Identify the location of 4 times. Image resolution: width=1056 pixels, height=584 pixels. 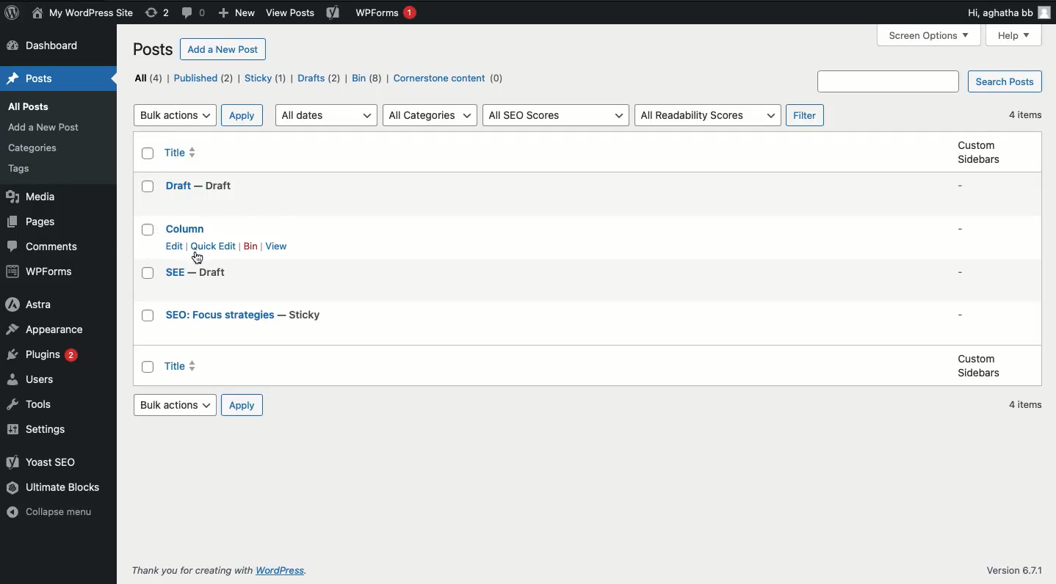
(1028, 406).